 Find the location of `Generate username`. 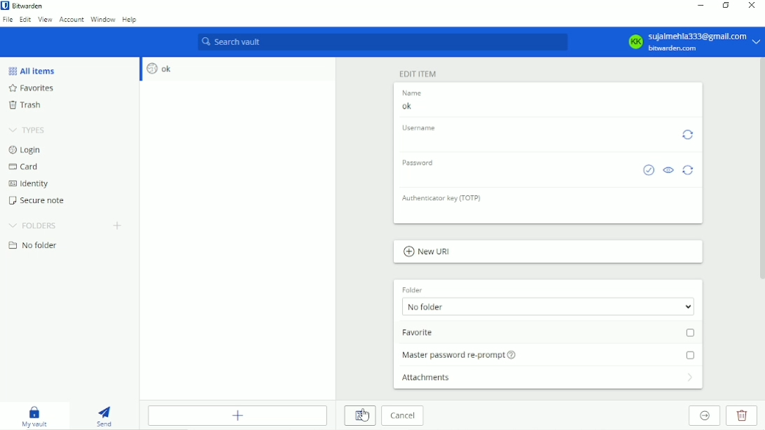

Generate username is located at coordinates (687, 134).